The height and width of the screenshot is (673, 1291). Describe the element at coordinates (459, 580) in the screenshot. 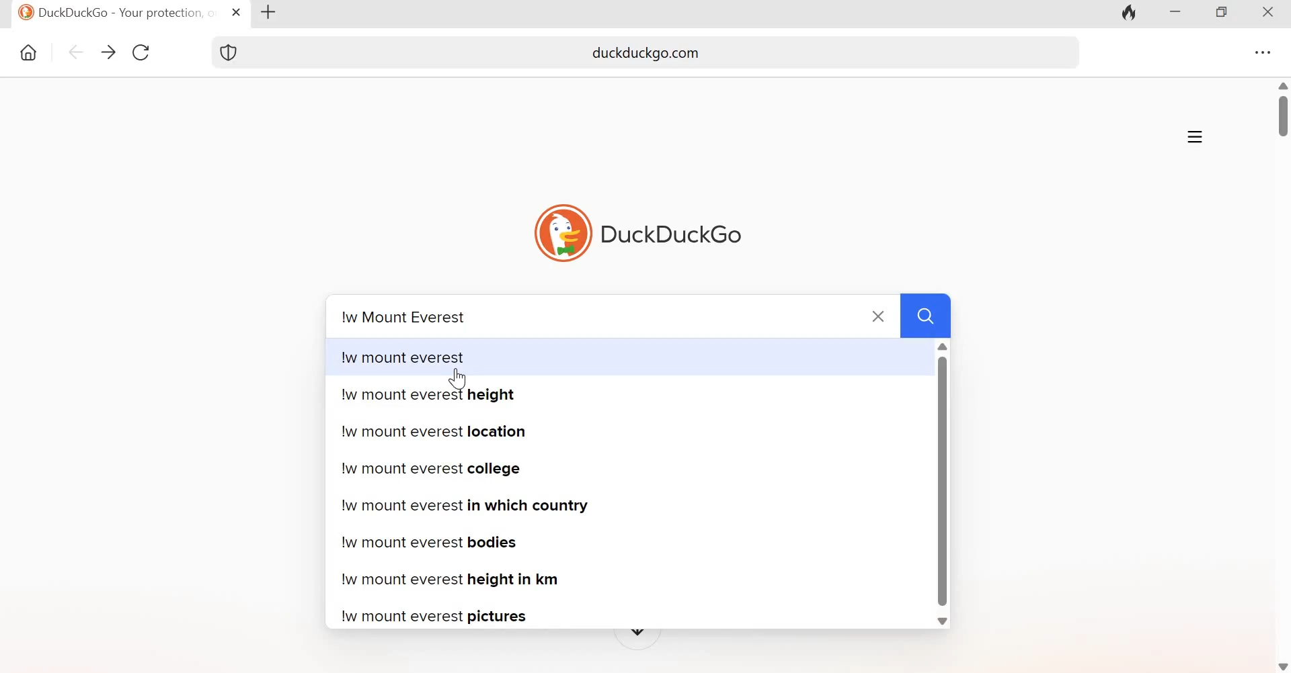

I see `!w mount everest height in km` at that location.